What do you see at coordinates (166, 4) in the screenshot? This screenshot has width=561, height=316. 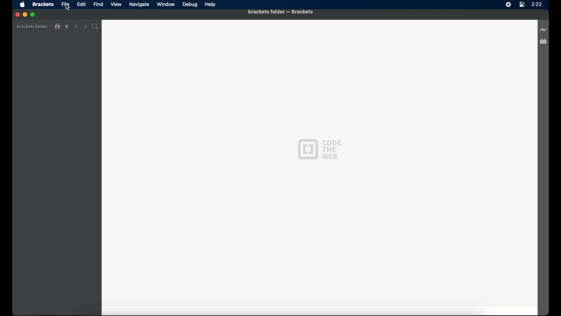 I see `window` at bounding box center [166, 4].